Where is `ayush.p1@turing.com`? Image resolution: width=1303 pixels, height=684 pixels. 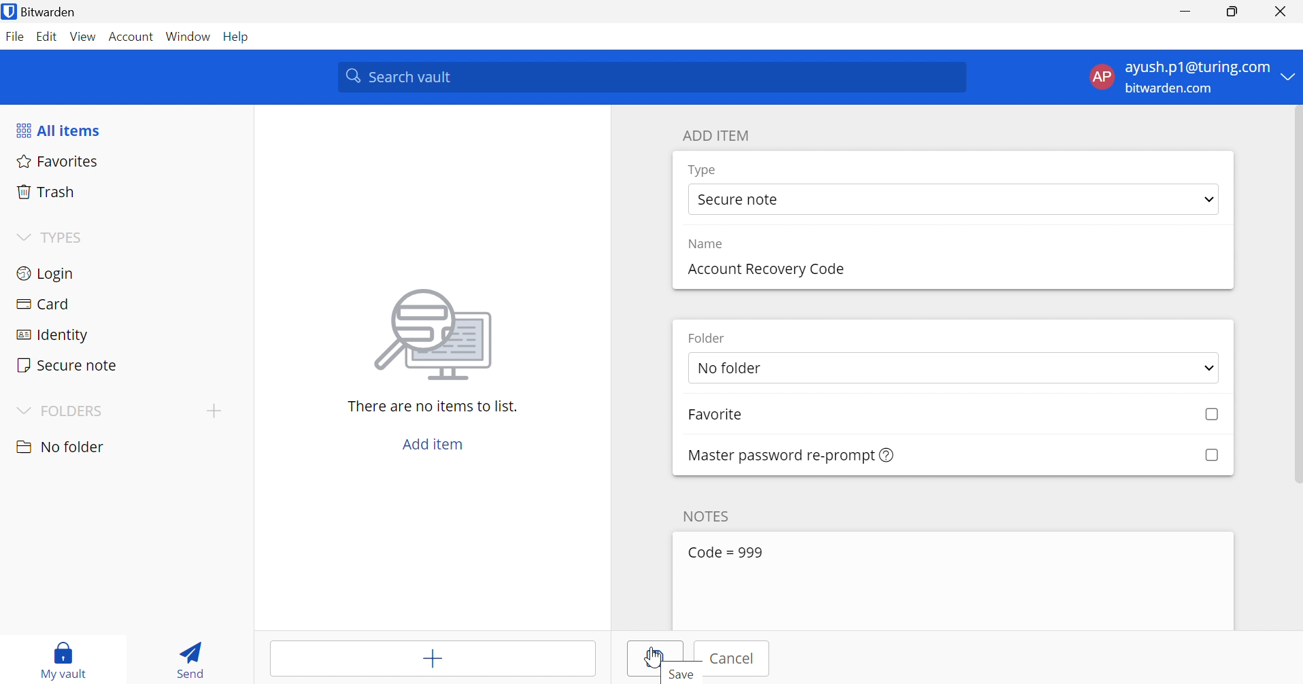 ayush.p1@turing.com is located at coordinates (1197, 68).